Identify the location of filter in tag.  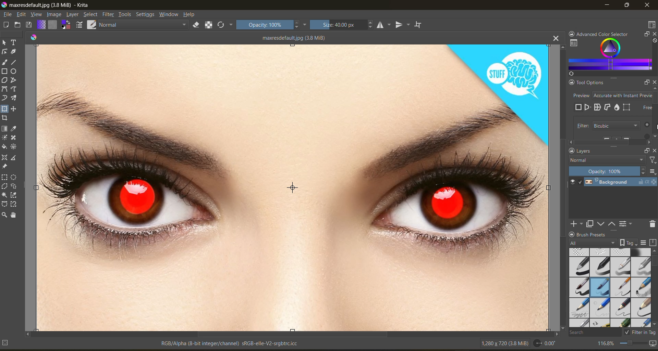
(641, 333).